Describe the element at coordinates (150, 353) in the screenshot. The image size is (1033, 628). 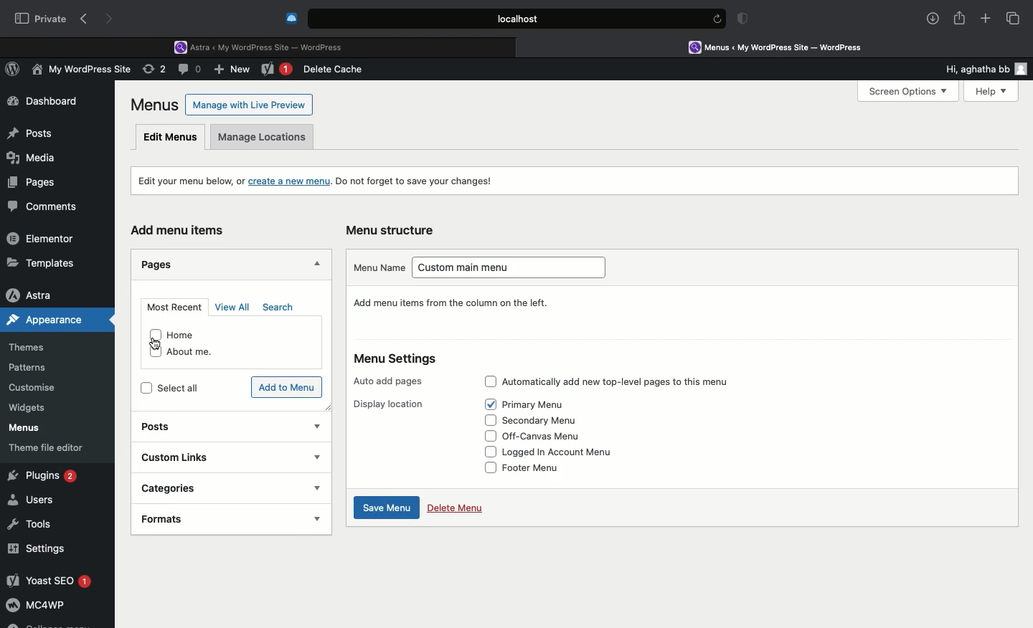
I see `checkbox` at that location.